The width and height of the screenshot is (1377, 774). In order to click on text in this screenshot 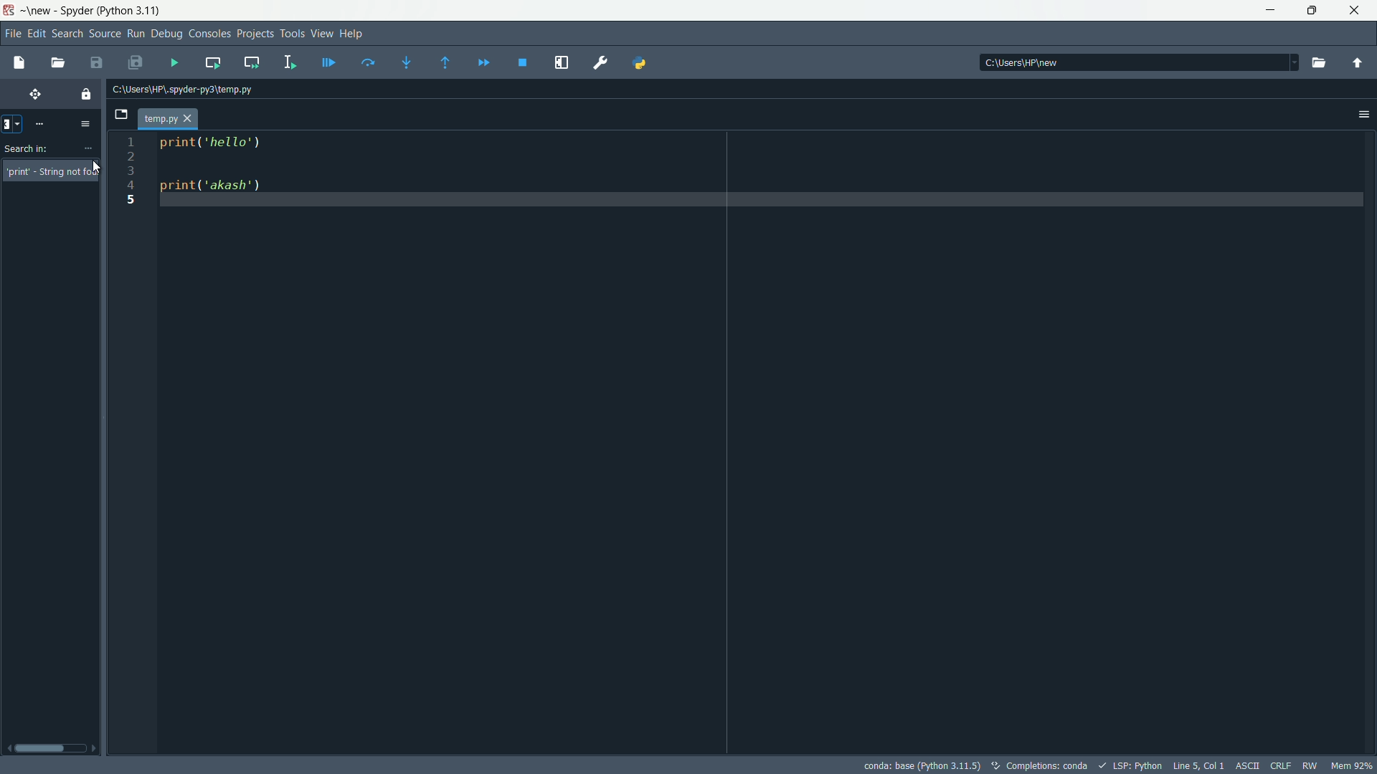, I will do `click(1038, 765)`.